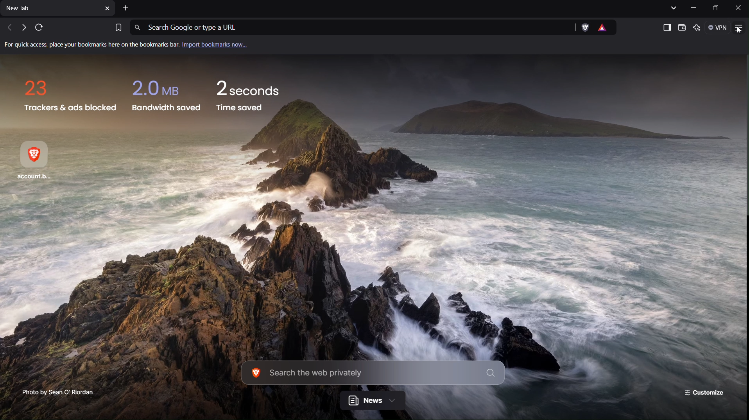  Describe the element at coordinates (54, 391) in the screenshot. I see `Photo Credit` at that location.